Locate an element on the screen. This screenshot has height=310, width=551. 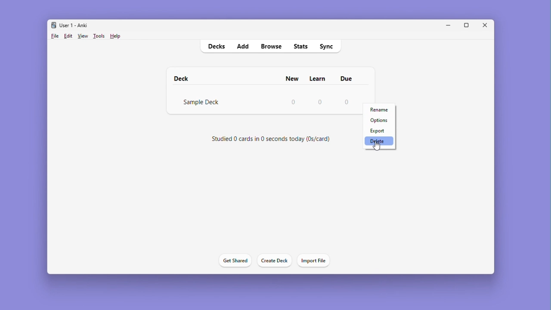
Stats is located at coordinates (302, 46).